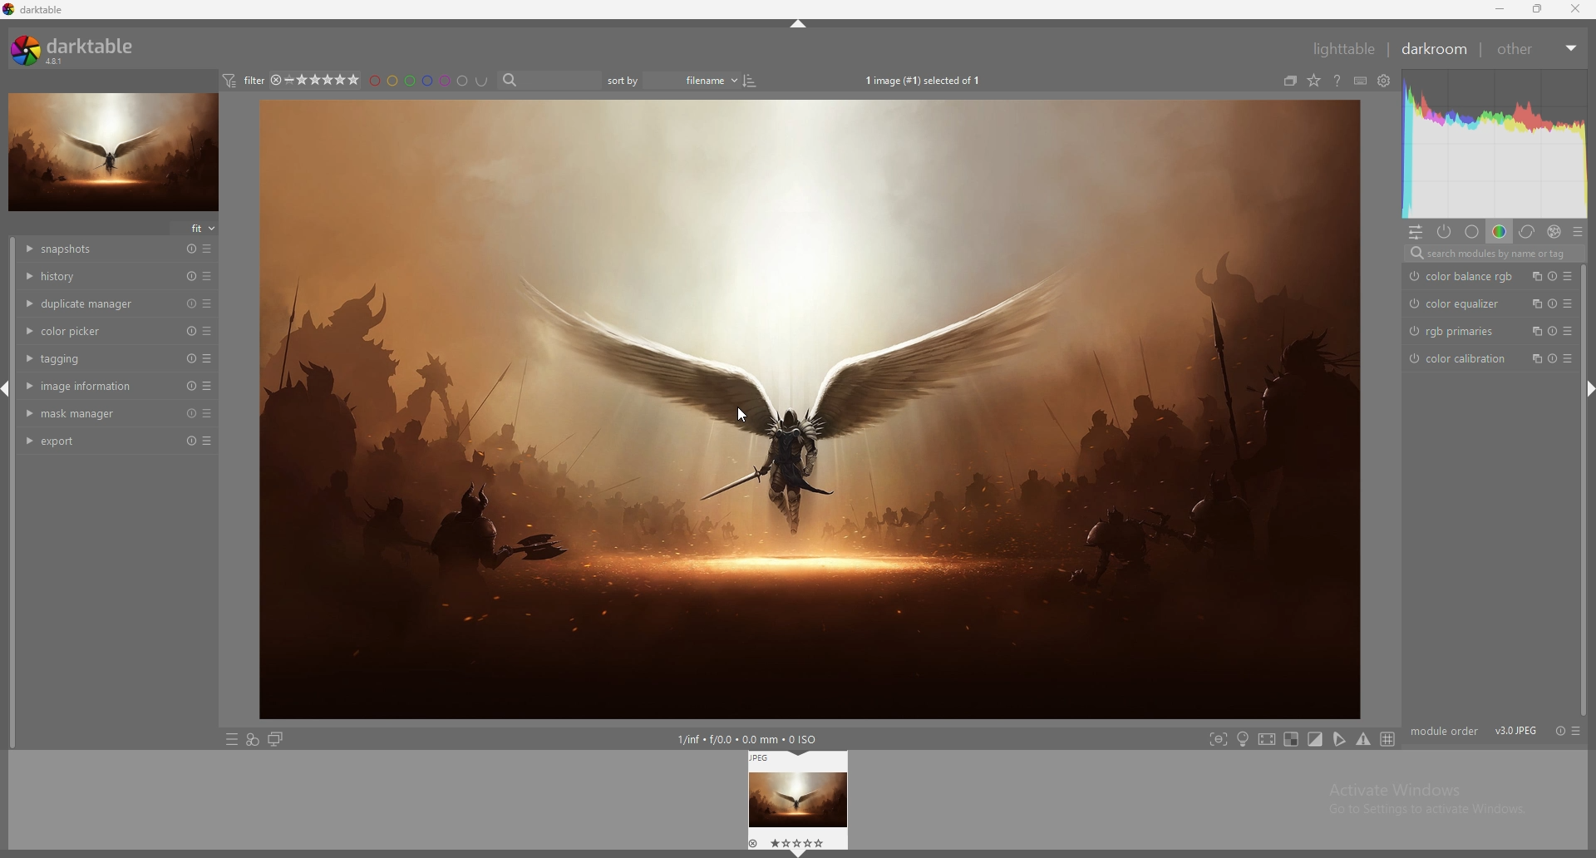  I want to click on presets, so click(1570, 357).